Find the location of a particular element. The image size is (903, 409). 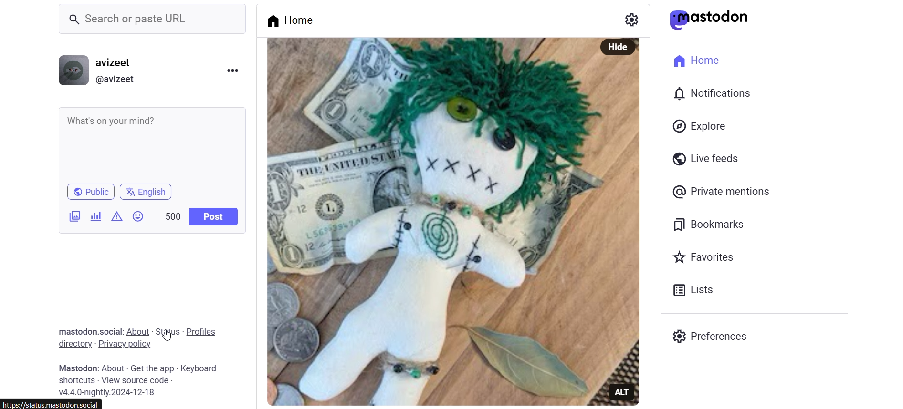

about is located at coordinates (114, 366).